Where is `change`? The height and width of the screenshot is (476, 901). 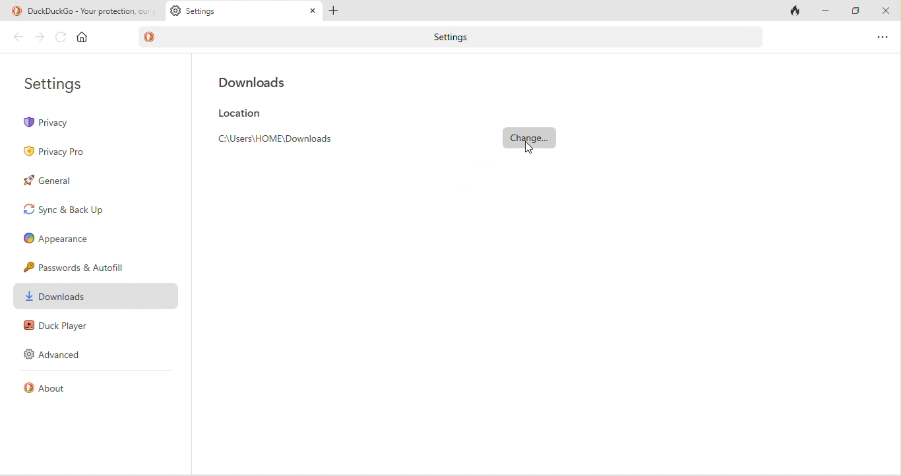
change is located at coordinates (531, 138).